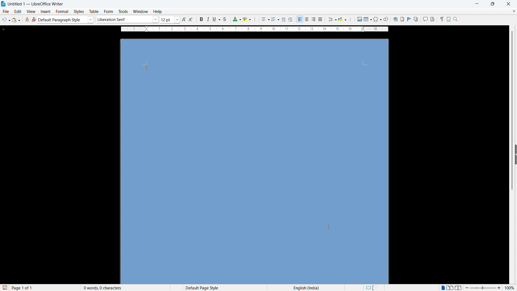  Describe the element at coordinates (62, 11) in the screenshot. I see `Format ` at that location.